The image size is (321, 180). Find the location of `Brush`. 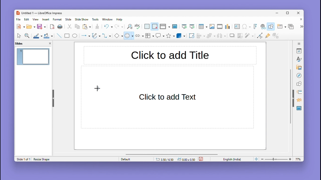

Brush is located at coordinates (36, 35).